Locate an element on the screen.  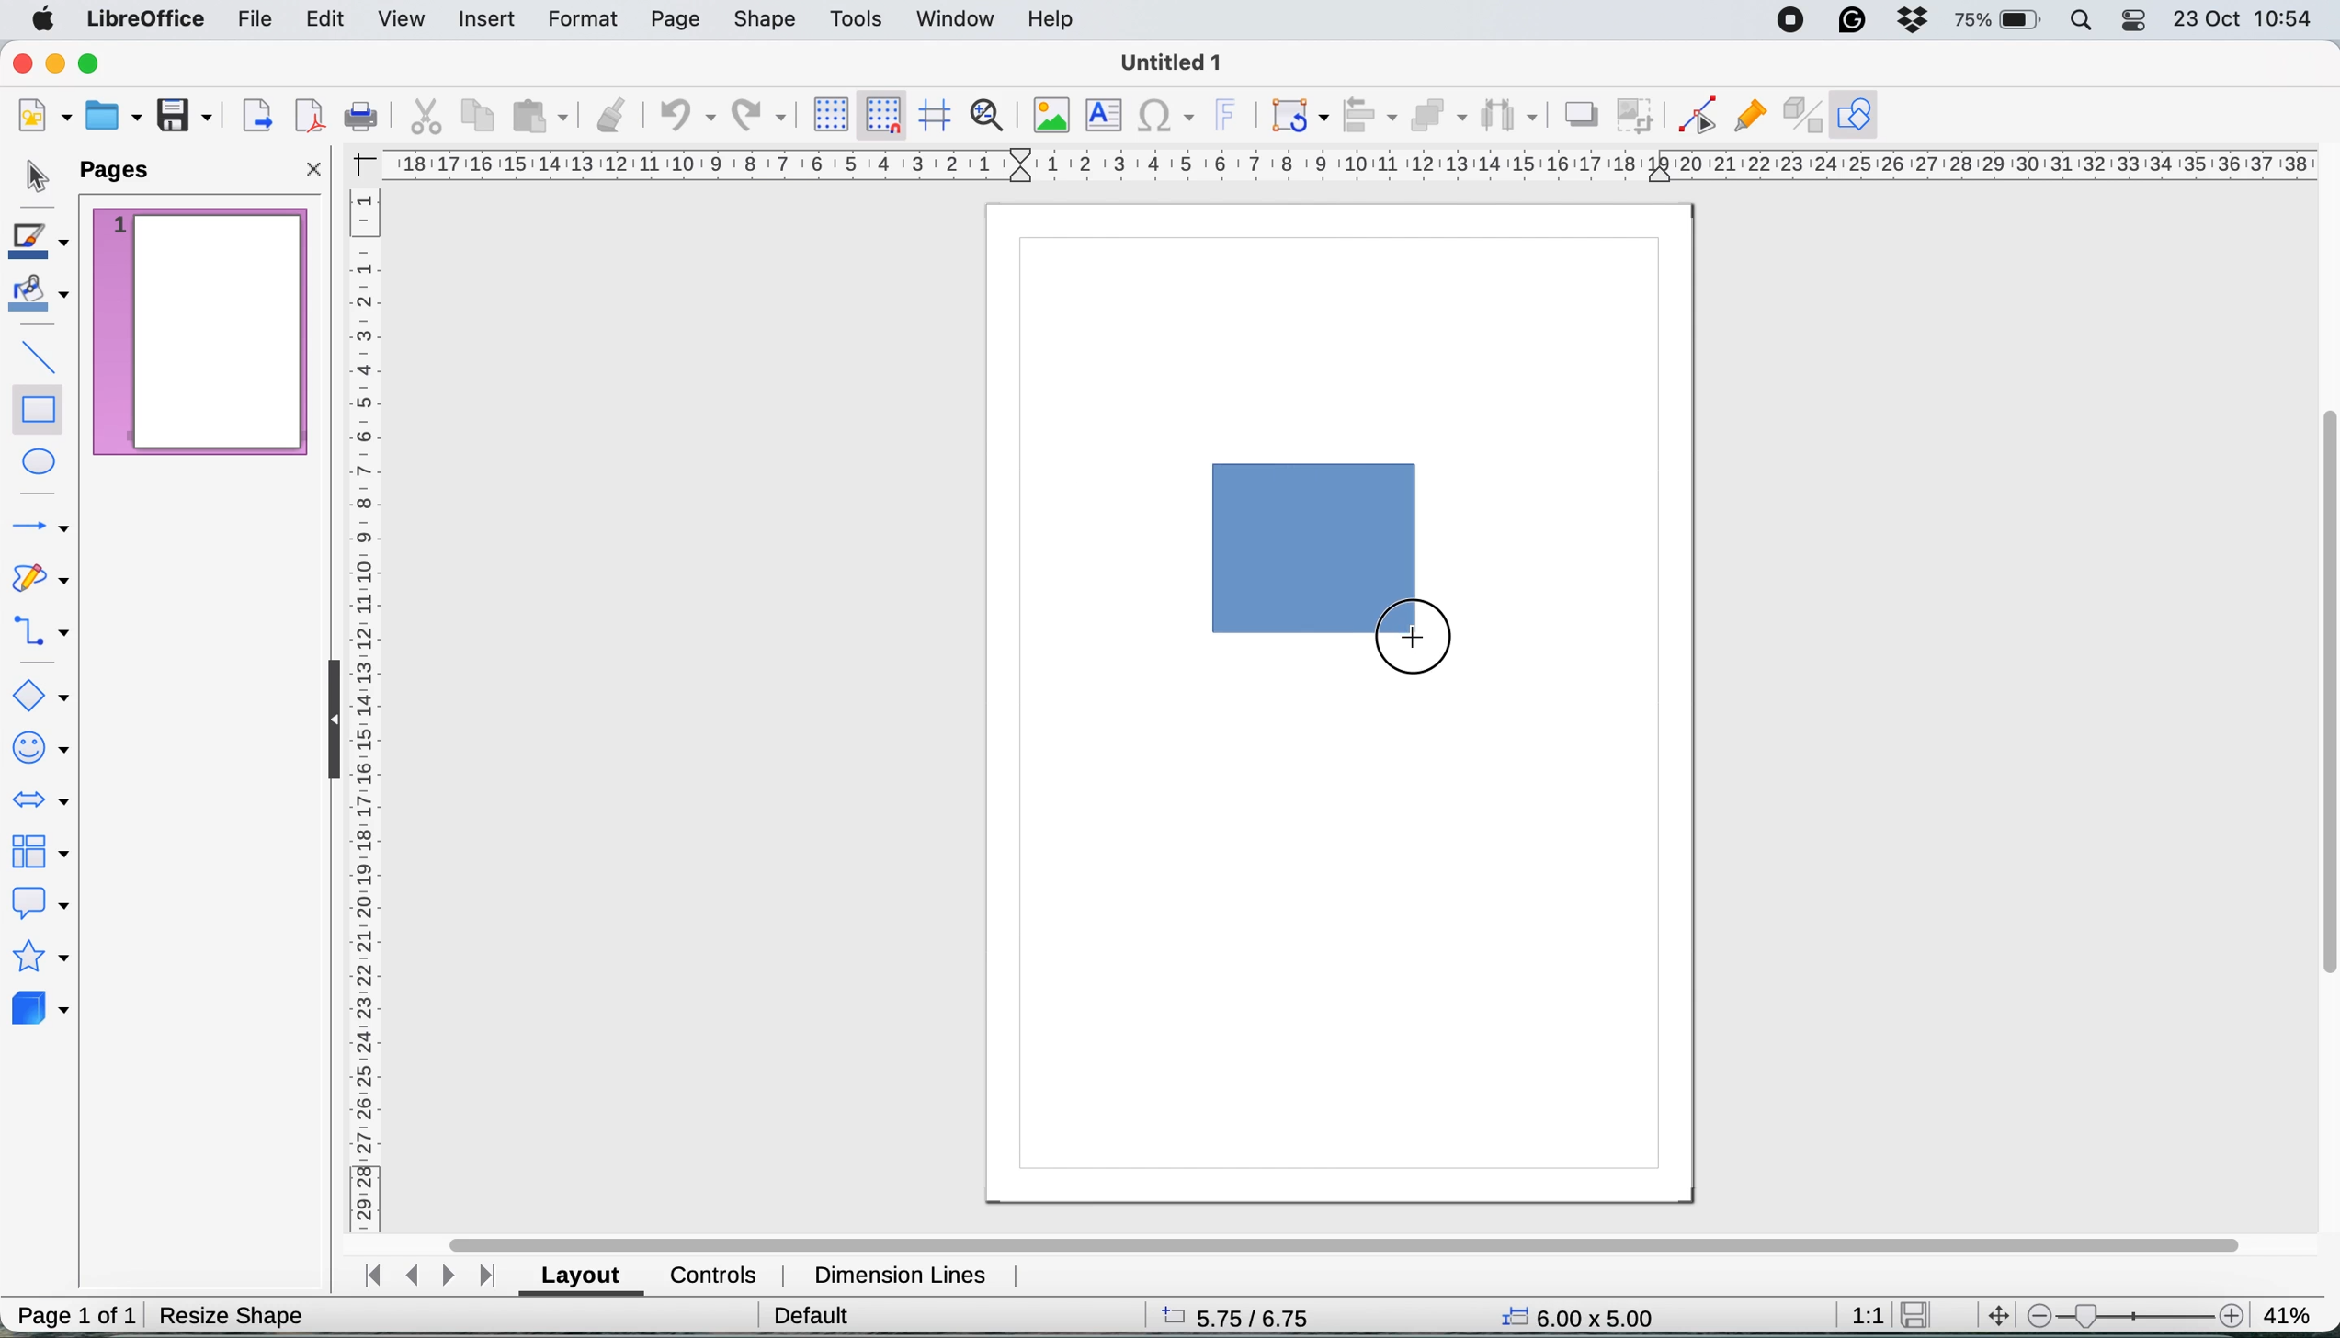
insert line is located at coordinates (34, 354).